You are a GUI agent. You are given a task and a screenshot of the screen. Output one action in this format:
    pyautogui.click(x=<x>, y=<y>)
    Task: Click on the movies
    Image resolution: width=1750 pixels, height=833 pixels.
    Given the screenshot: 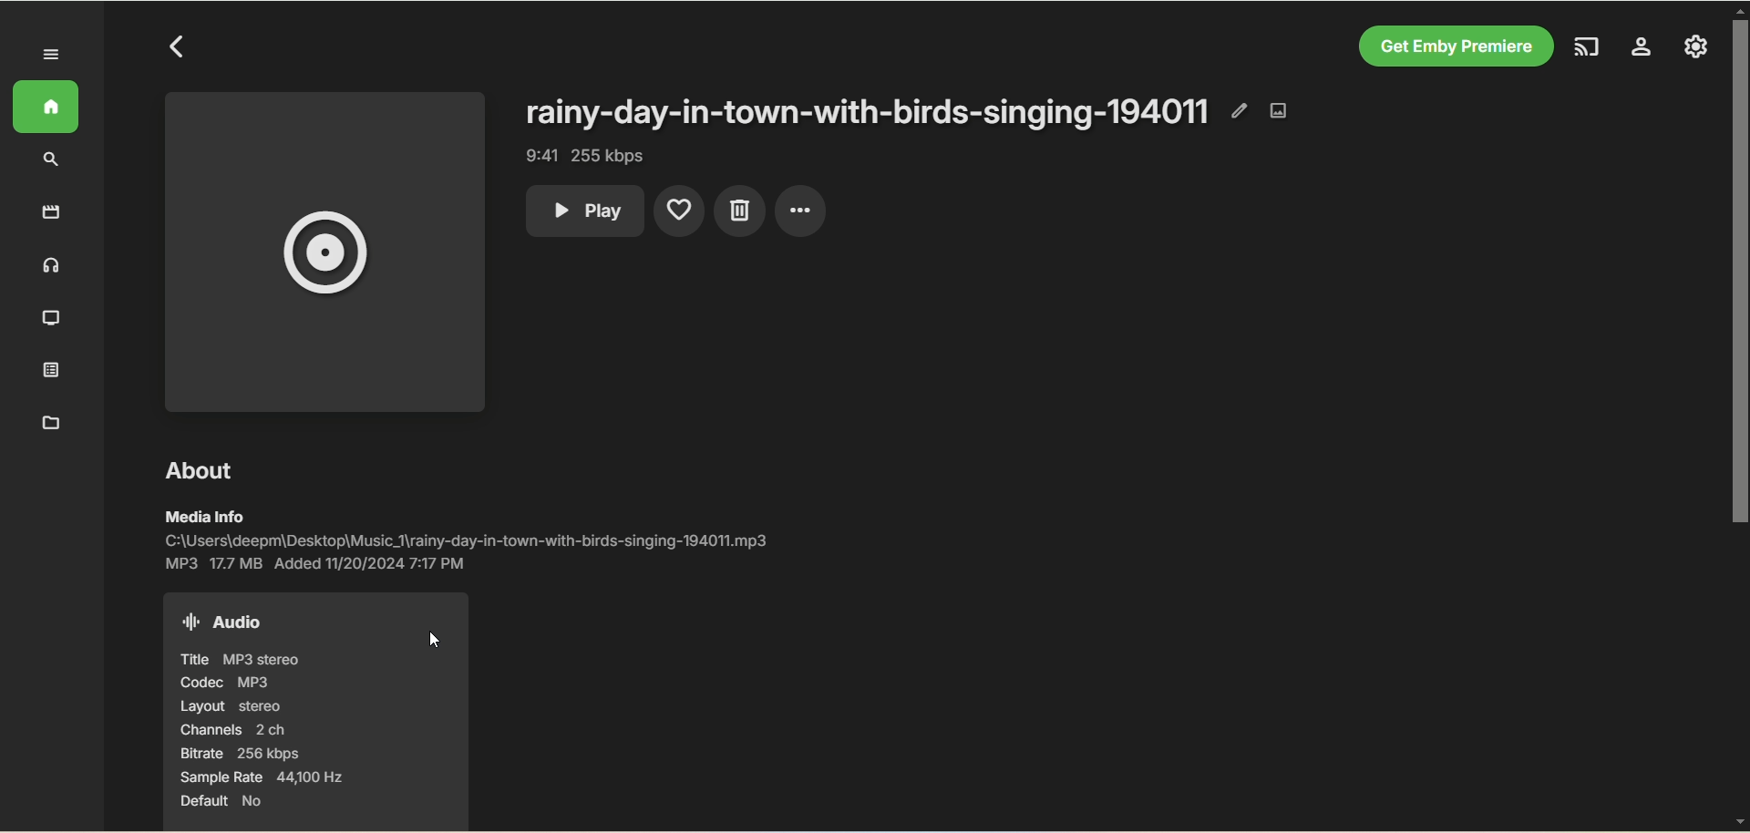 What is the action you would take?
    pyautogui.click(x=56, y=213)
    